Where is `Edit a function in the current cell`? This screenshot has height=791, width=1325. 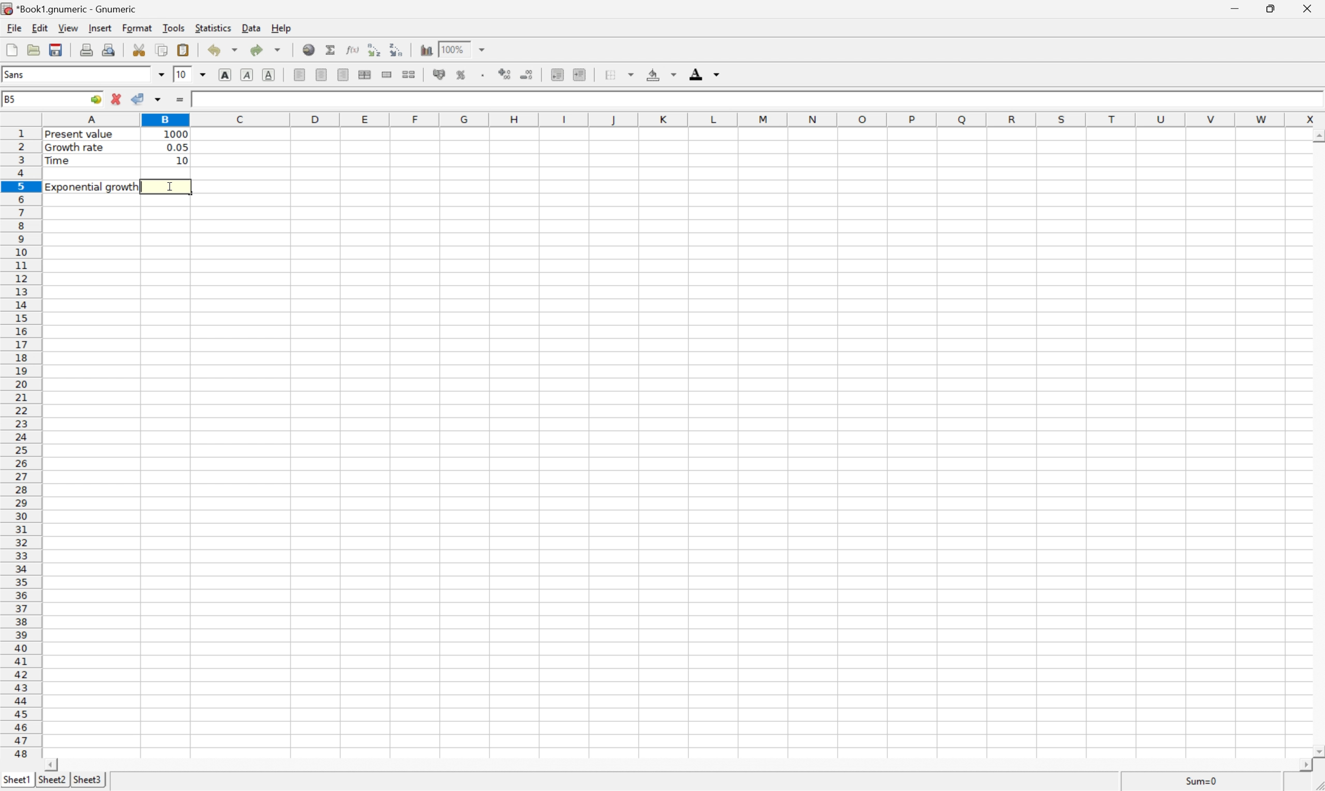
Edit a function in the current cell is located at coordinates (353, 49).